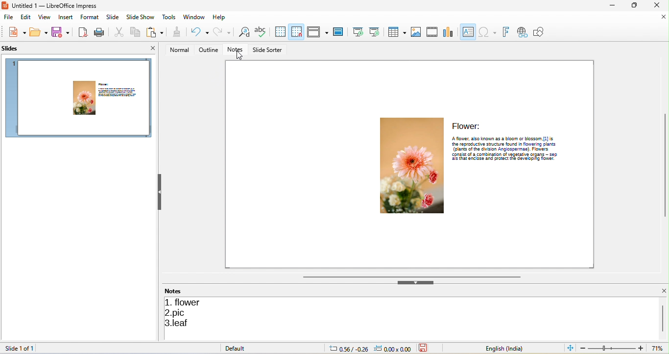 The height and width of the screenshot is (354, 669). What do you see at coordinates (17, 32) in the screenshot?
I see `new` at bounding box center [17, 32].